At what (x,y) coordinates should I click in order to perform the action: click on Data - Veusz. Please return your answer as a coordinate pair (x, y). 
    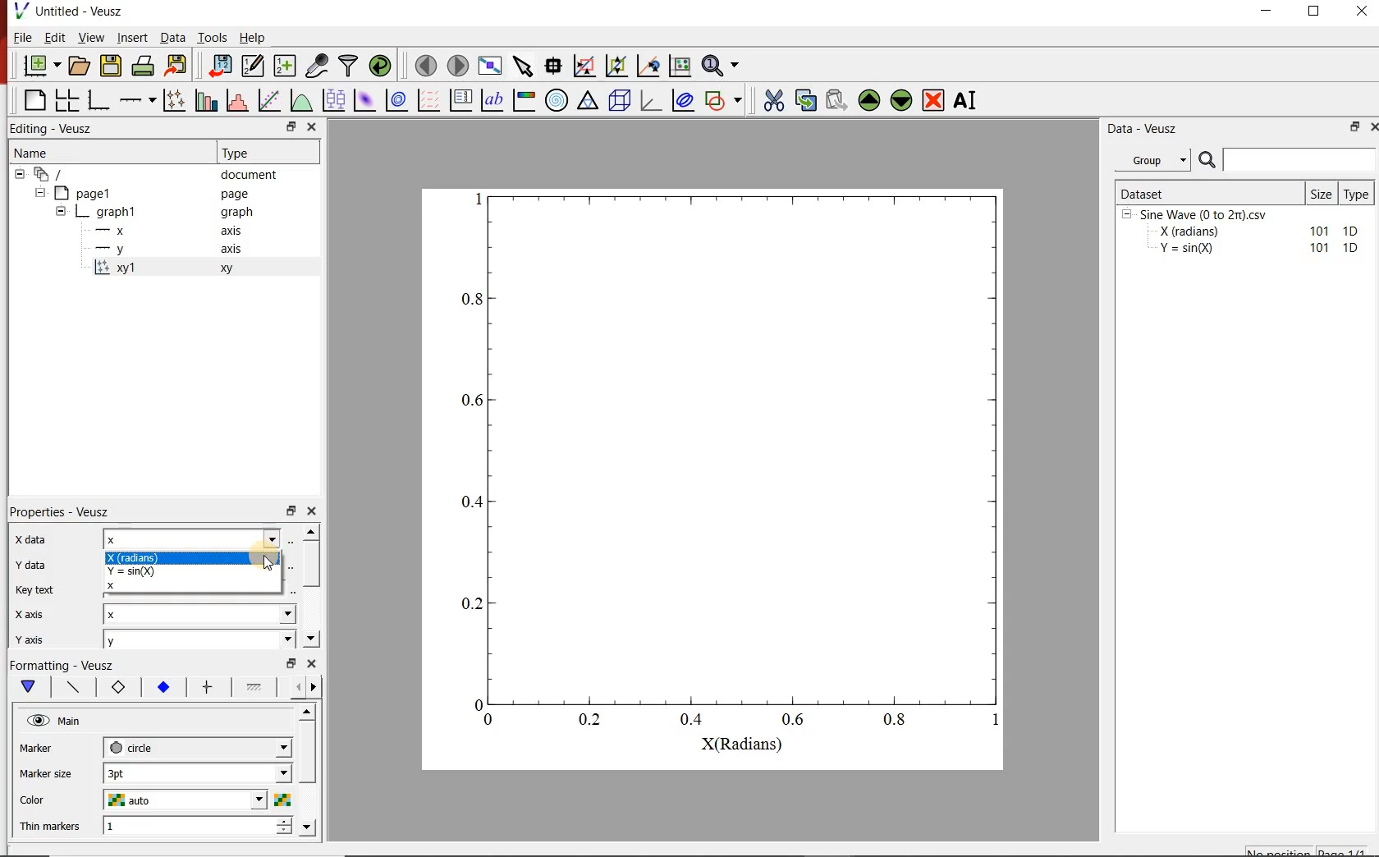
    Looking at the image, I should click on (1145, 130).